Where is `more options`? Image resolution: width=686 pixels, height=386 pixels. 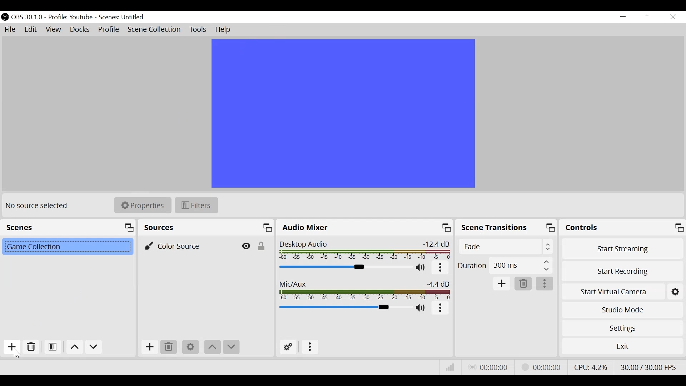
more options is located at coordinates (546, 284).